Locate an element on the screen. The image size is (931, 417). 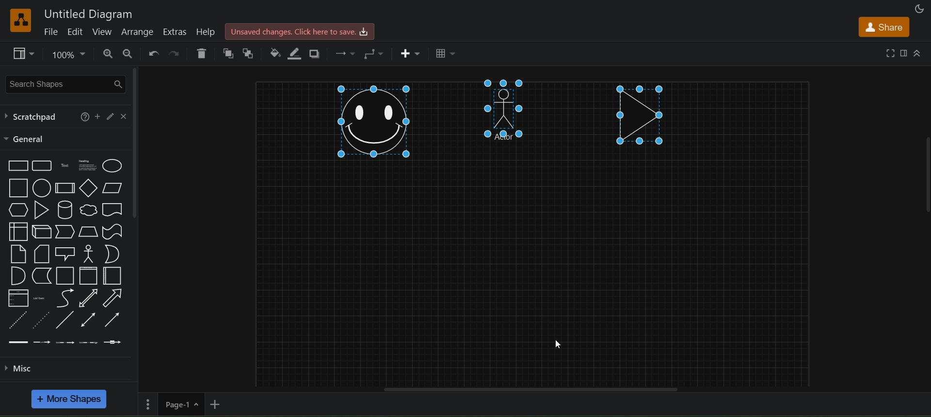
close is located at coordinates (124, 115).